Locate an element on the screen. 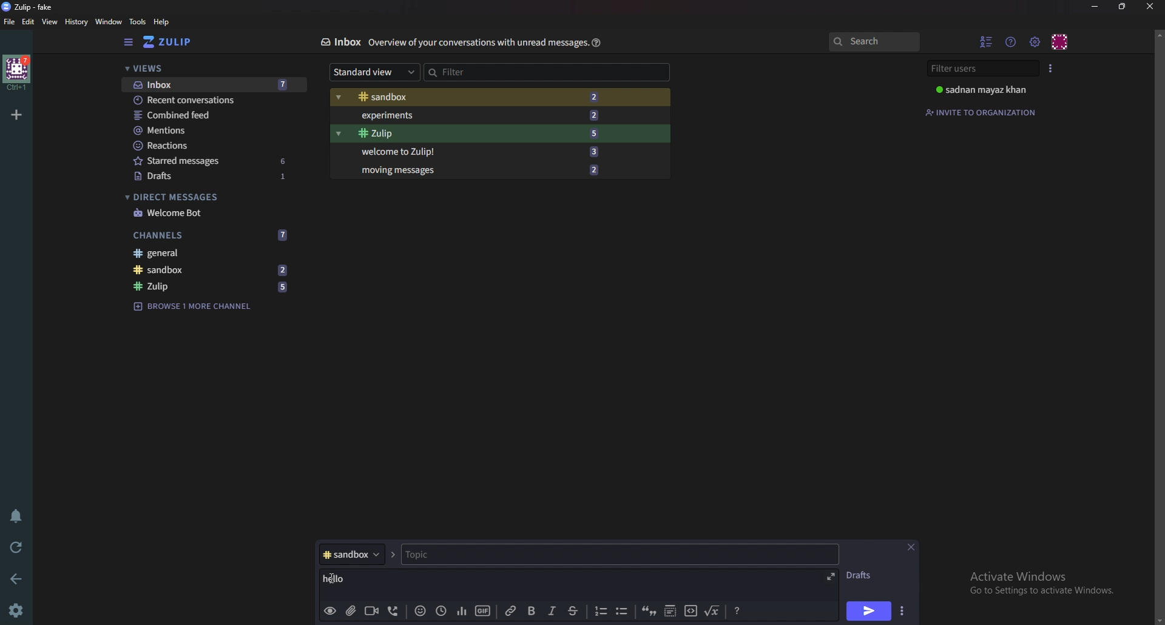 This screenshot has height=625, width=1165. Bullet list is located at coordinates (625, 610).